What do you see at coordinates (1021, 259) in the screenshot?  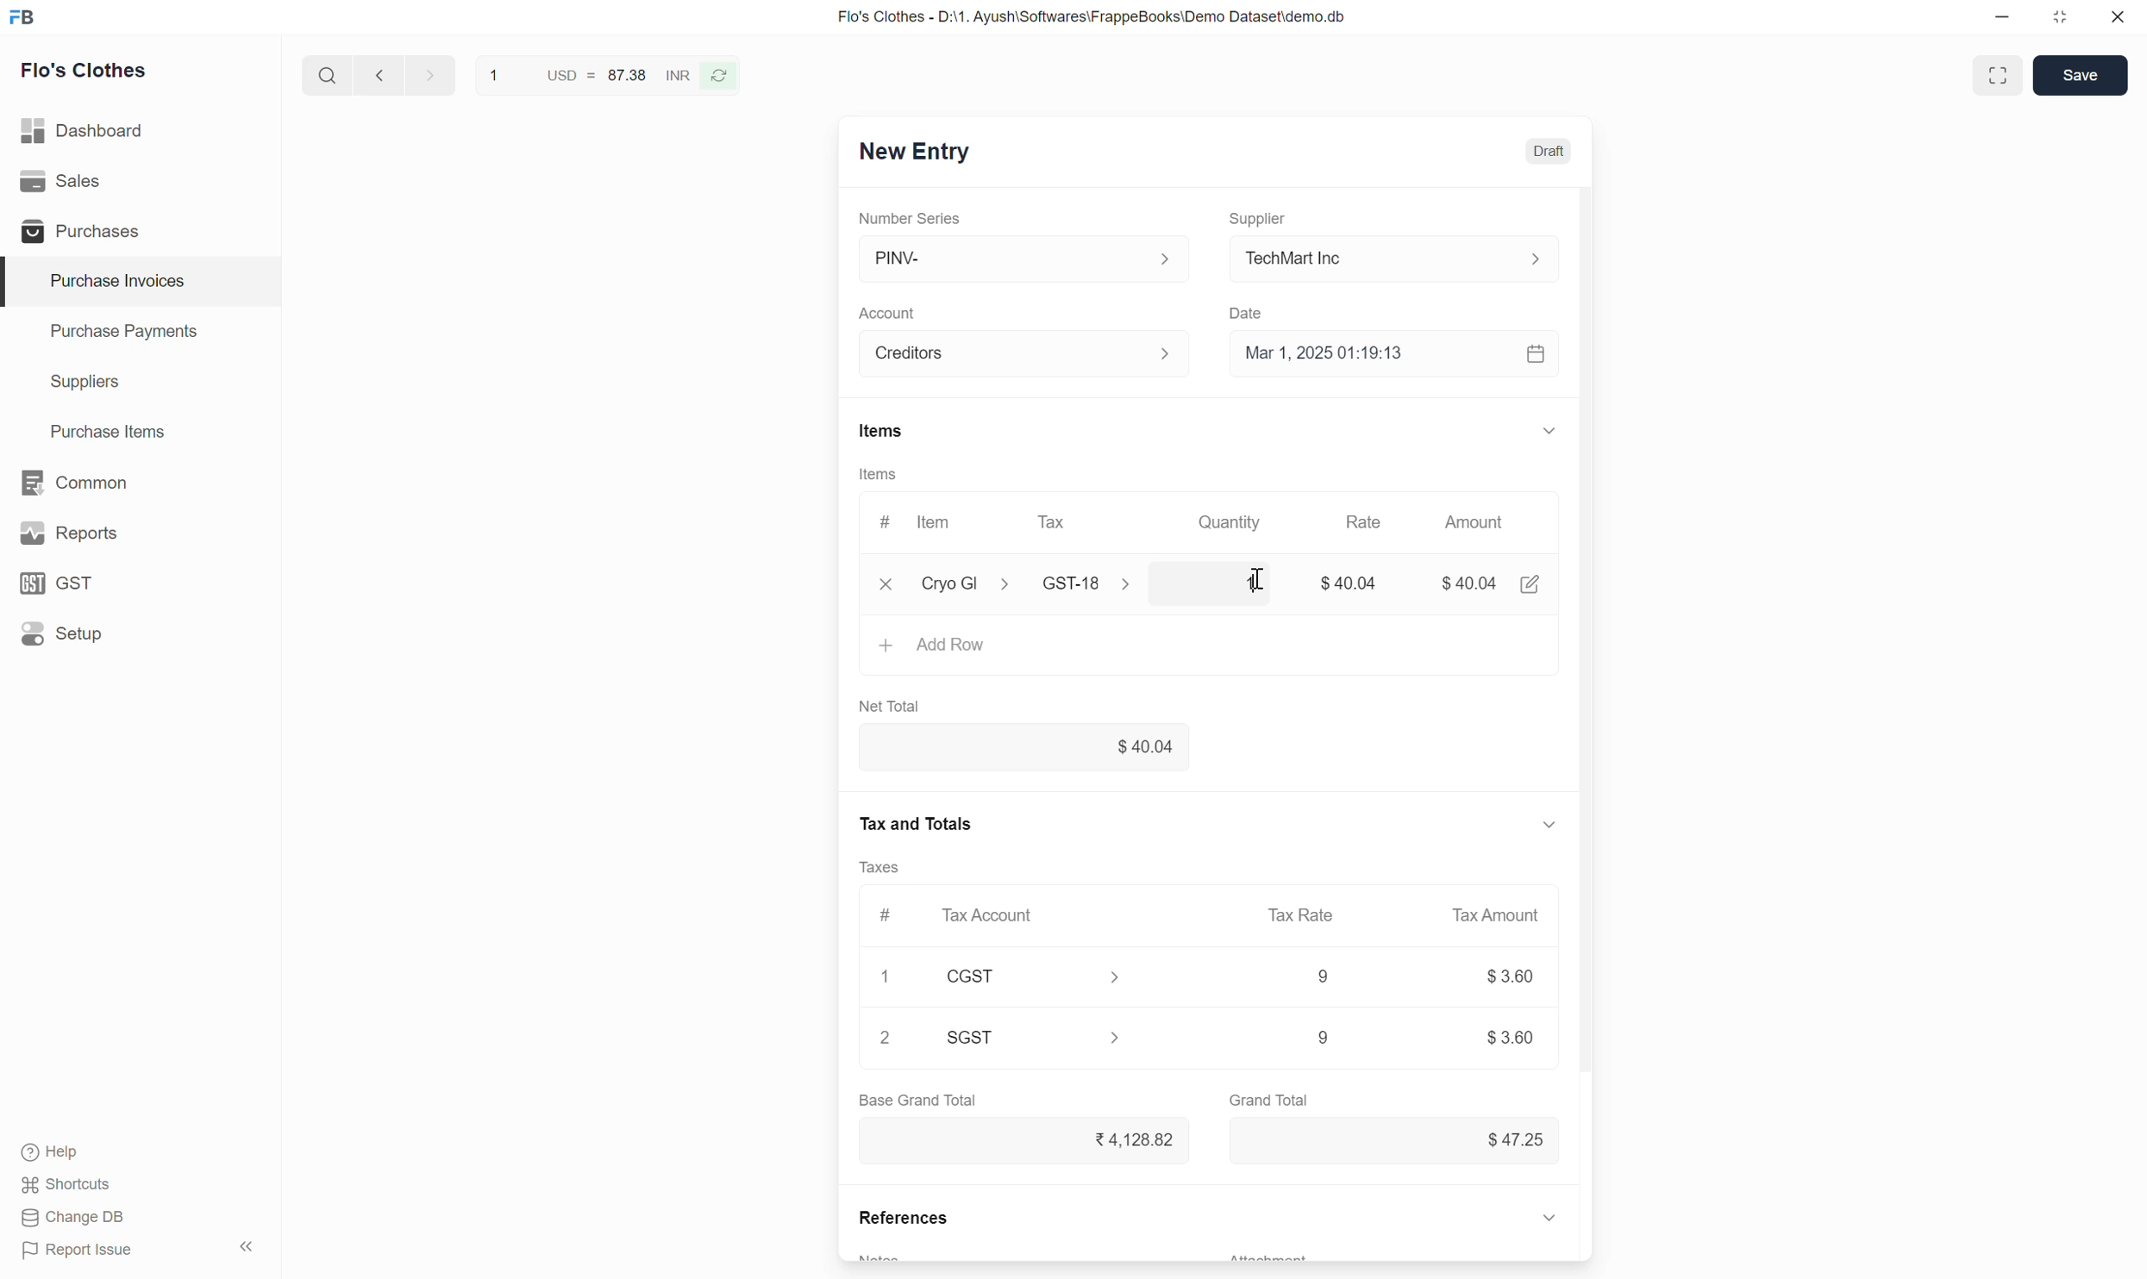 I see `PINV-` at bounding box center [1021, 259].